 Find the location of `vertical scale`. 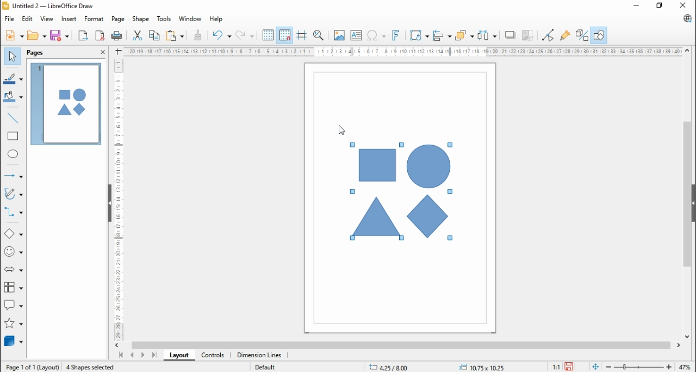

vertical scale is located at coordinates (117, 199).